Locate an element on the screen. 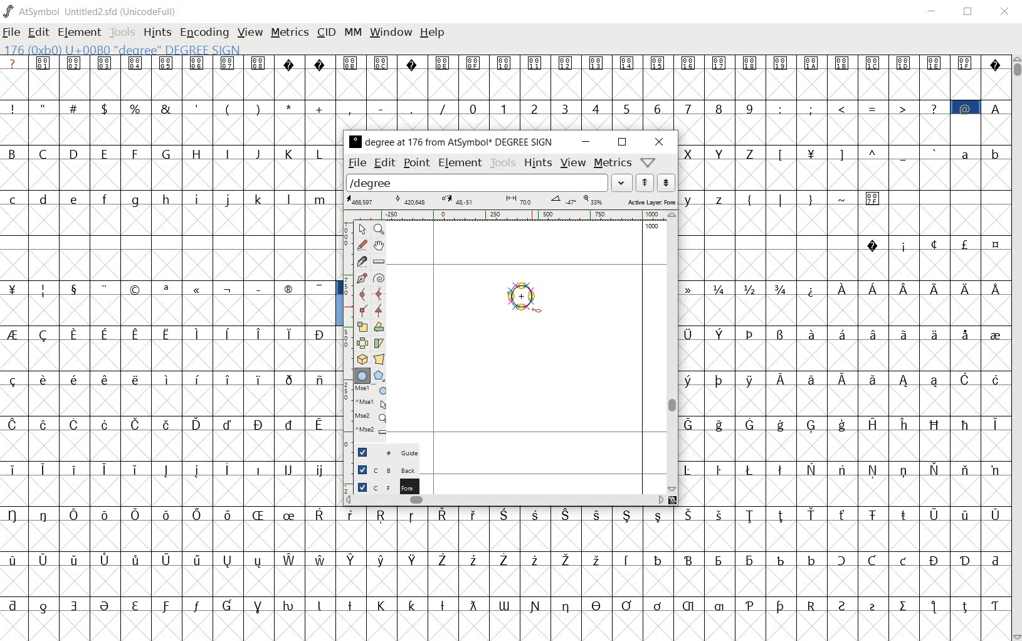 The height and width of the screenshot is (641, 1022). add a curve point is located at coordinates (362, 294).